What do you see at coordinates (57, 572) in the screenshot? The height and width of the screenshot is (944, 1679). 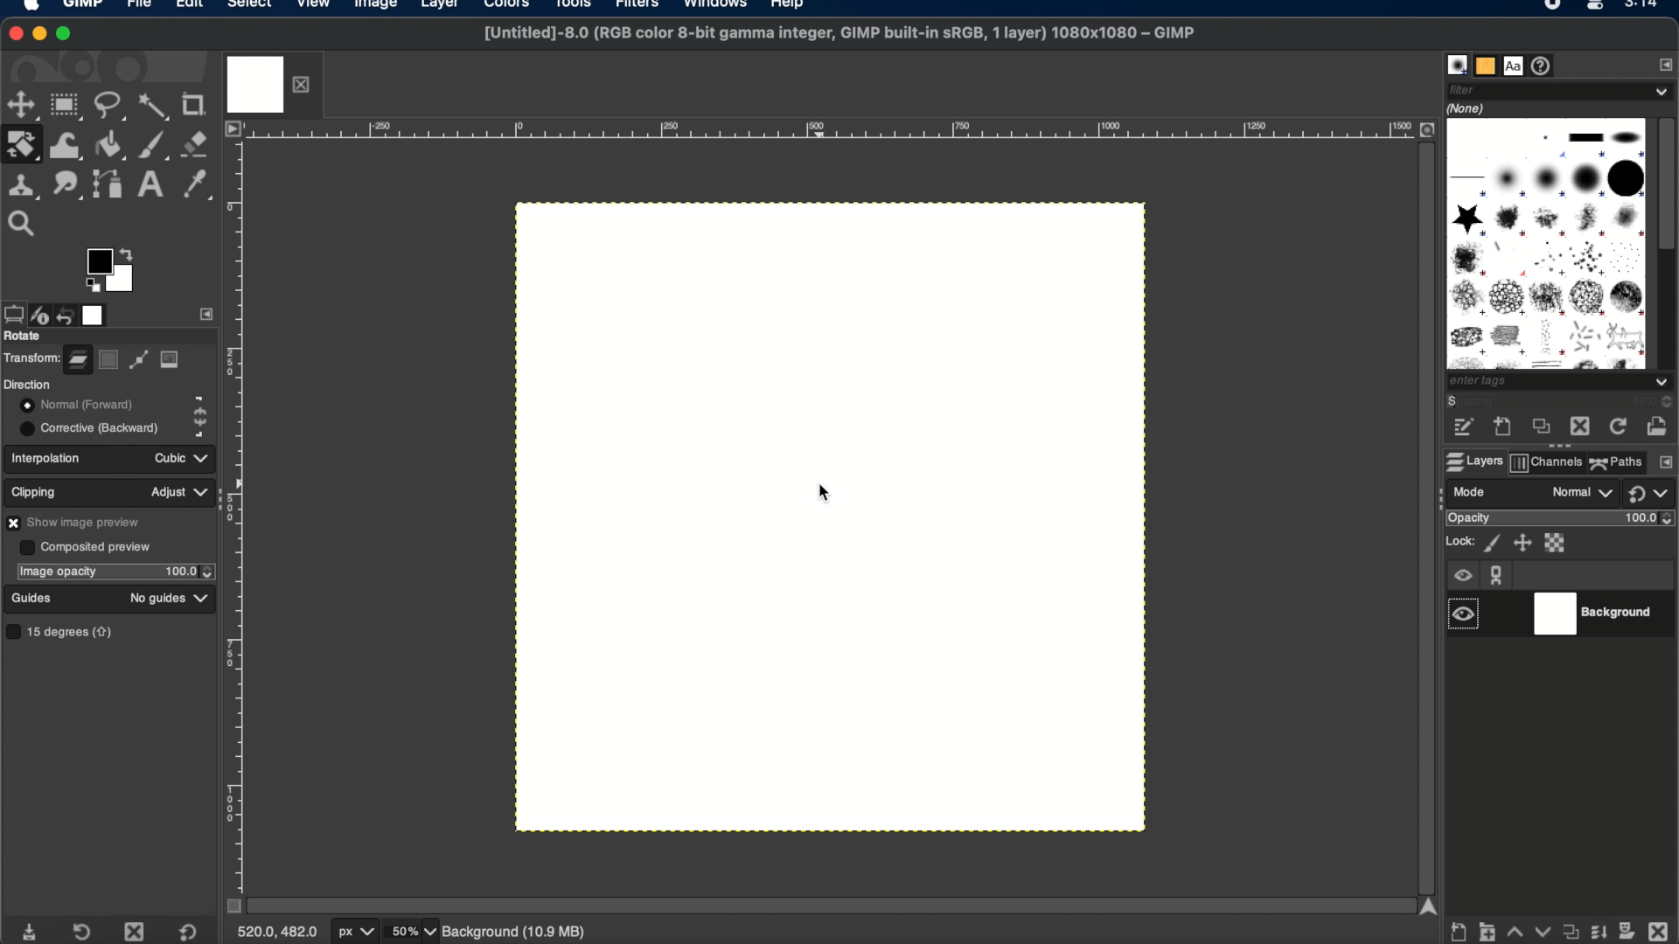 I see `image opacity` at bounding box center [57, 572].